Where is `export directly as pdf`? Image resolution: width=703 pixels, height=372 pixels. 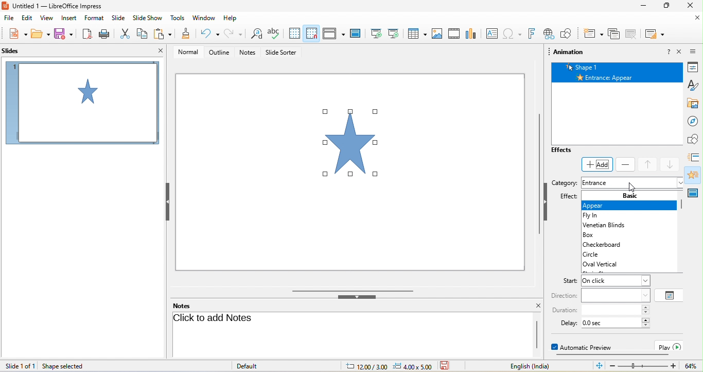
export directly as pdf is located at coordinates (85, 35).